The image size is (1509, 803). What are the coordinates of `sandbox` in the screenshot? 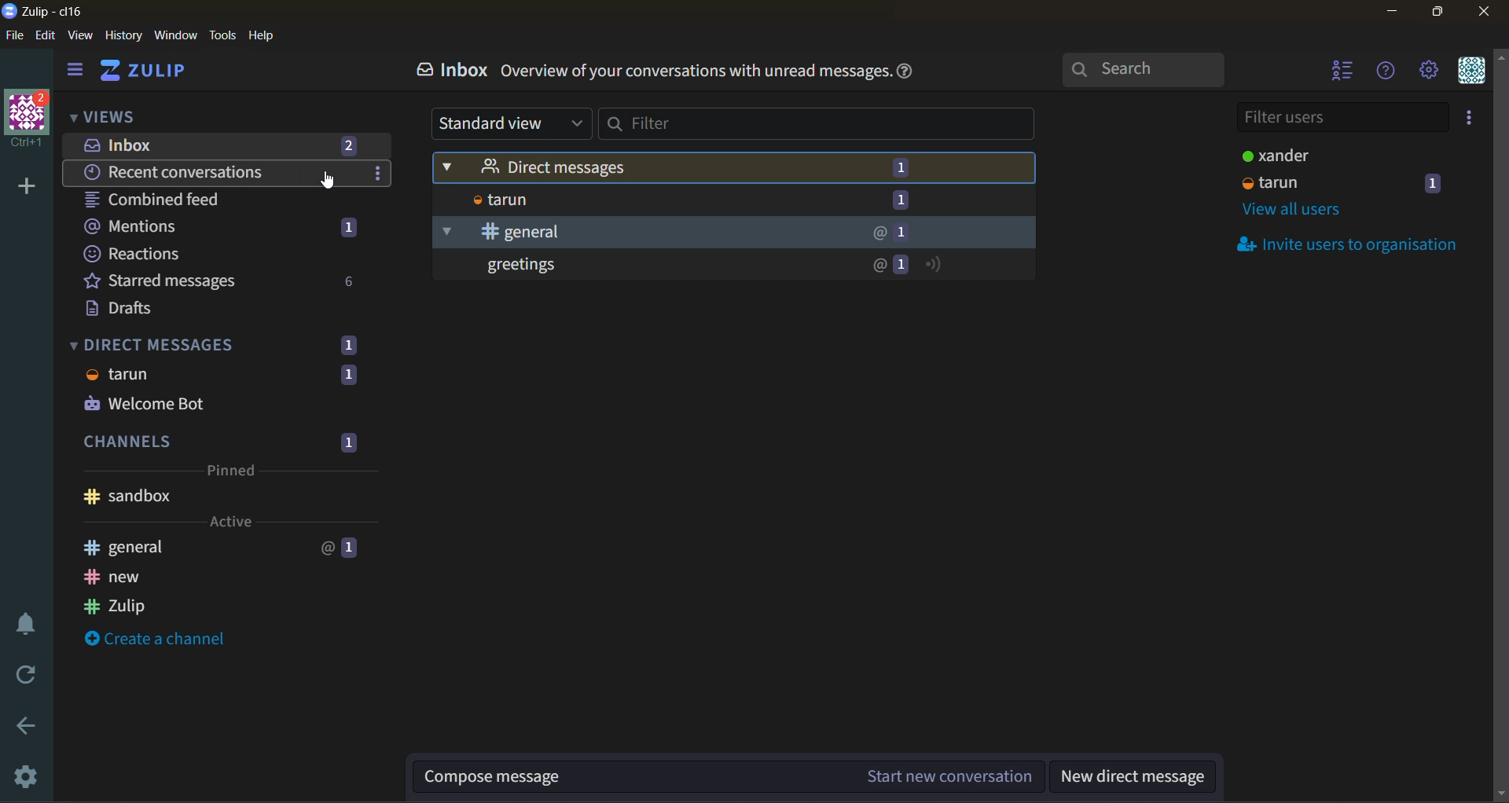 It's located at (222, 498).